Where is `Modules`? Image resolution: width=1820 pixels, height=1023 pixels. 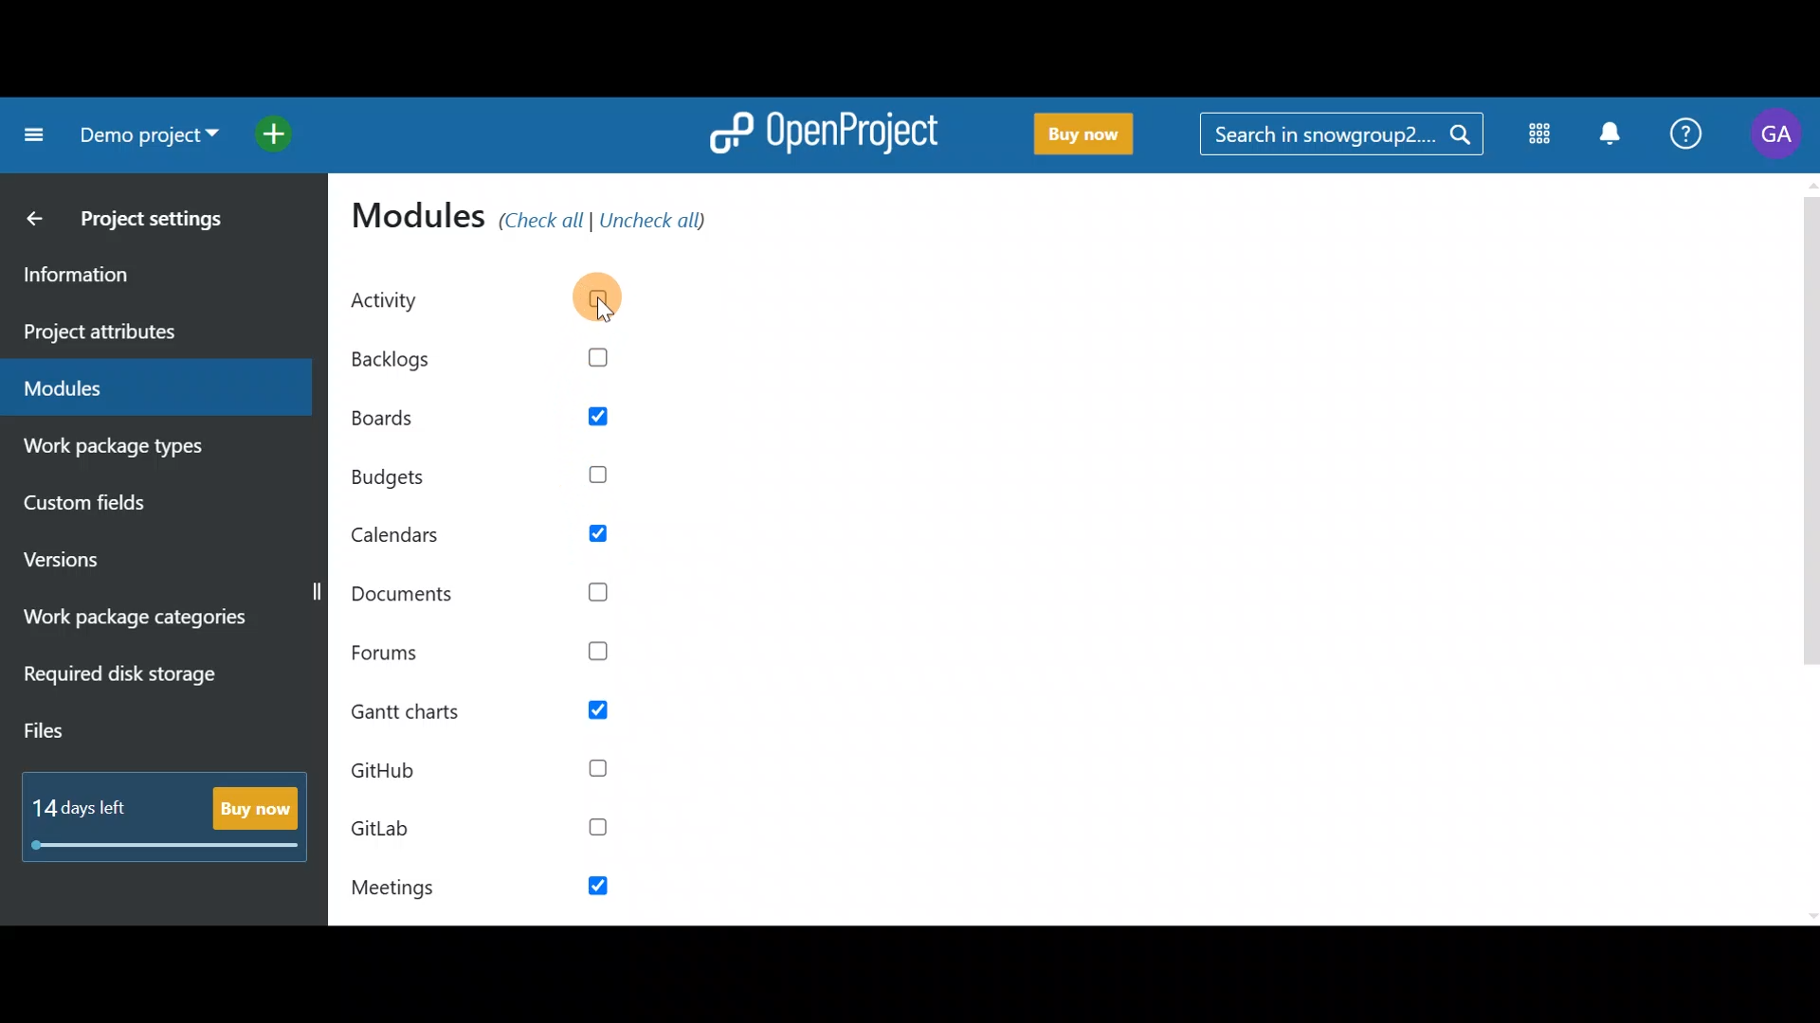 Modules is located at coordinates (1542, 135).